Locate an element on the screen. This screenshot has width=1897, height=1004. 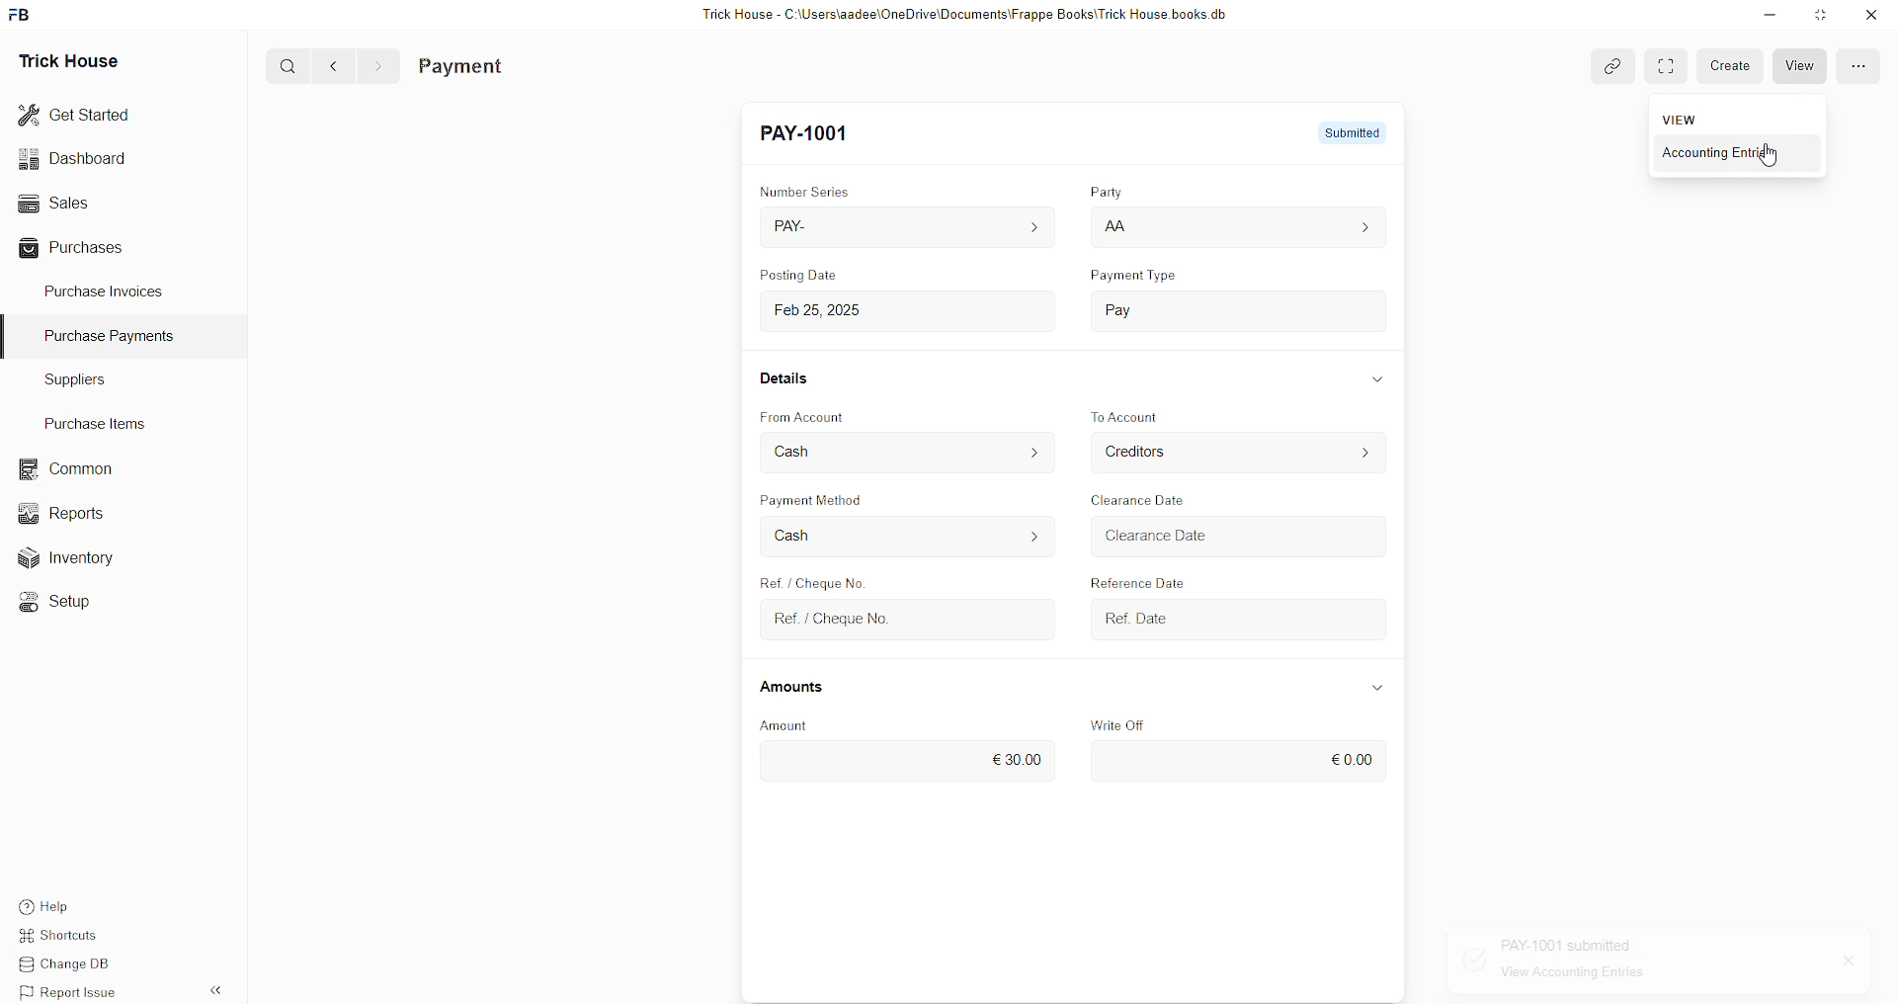
Payment Method is located at coordinates (857, 503).